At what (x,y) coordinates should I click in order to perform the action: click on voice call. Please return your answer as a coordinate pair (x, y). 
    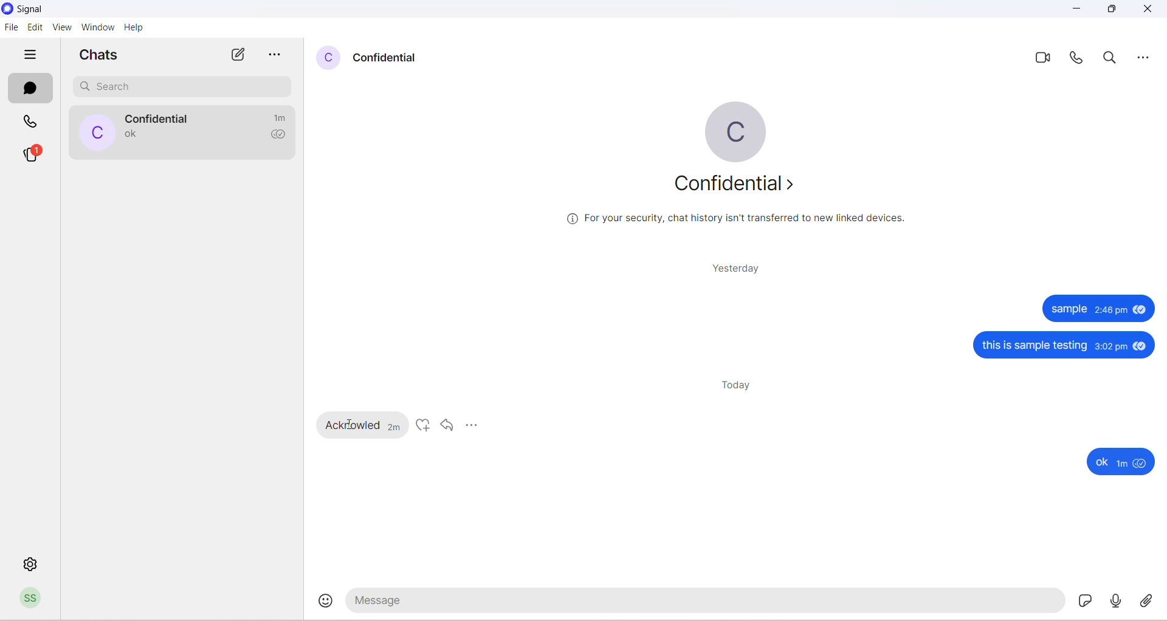
    Looking at the image, I should click on (1081, 61).